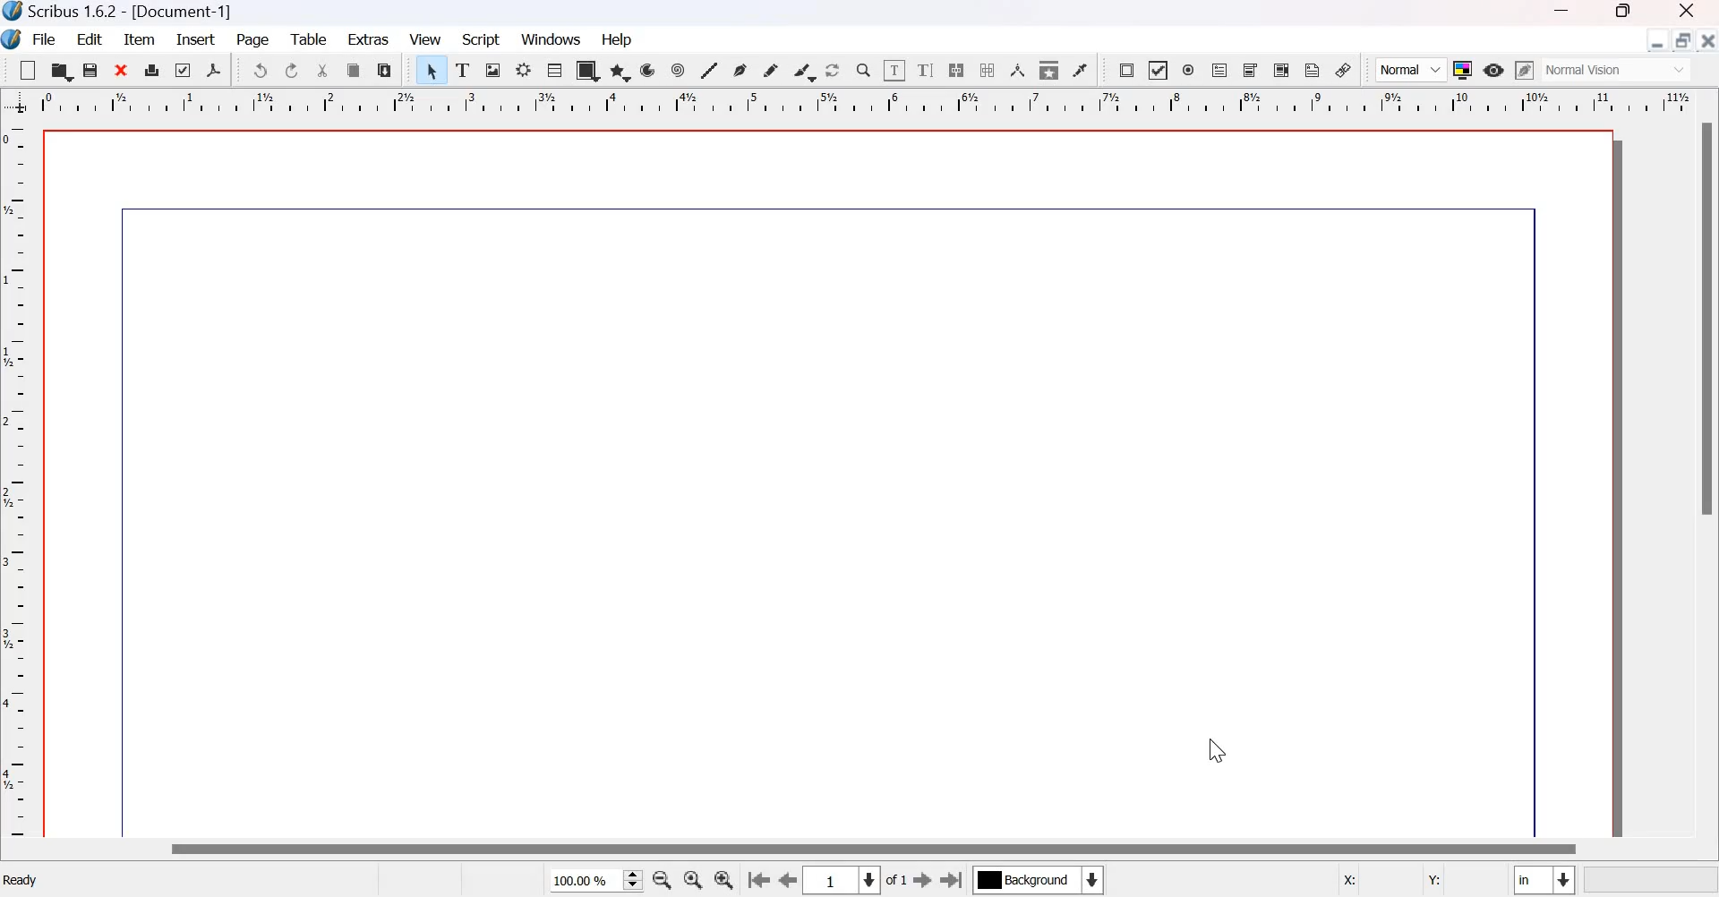 The height and width of the screenshot is (897, 1719). I want to click on Select item, so click(432, 69).